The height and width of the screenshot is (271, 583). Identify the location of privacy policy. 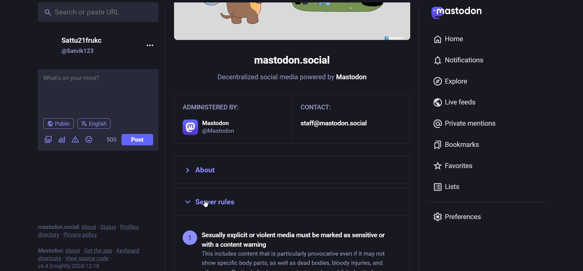
(81, 235).